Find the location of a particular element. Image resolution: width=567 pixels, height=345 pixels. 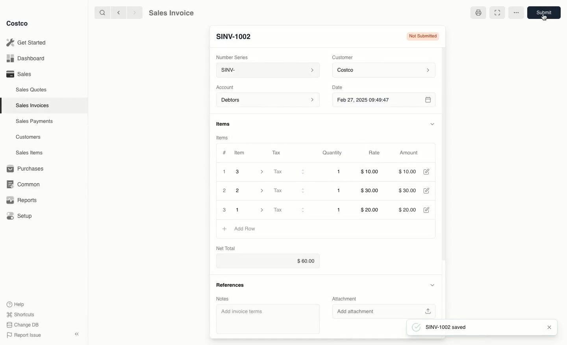

Tax is located at coordinates (289, 210).